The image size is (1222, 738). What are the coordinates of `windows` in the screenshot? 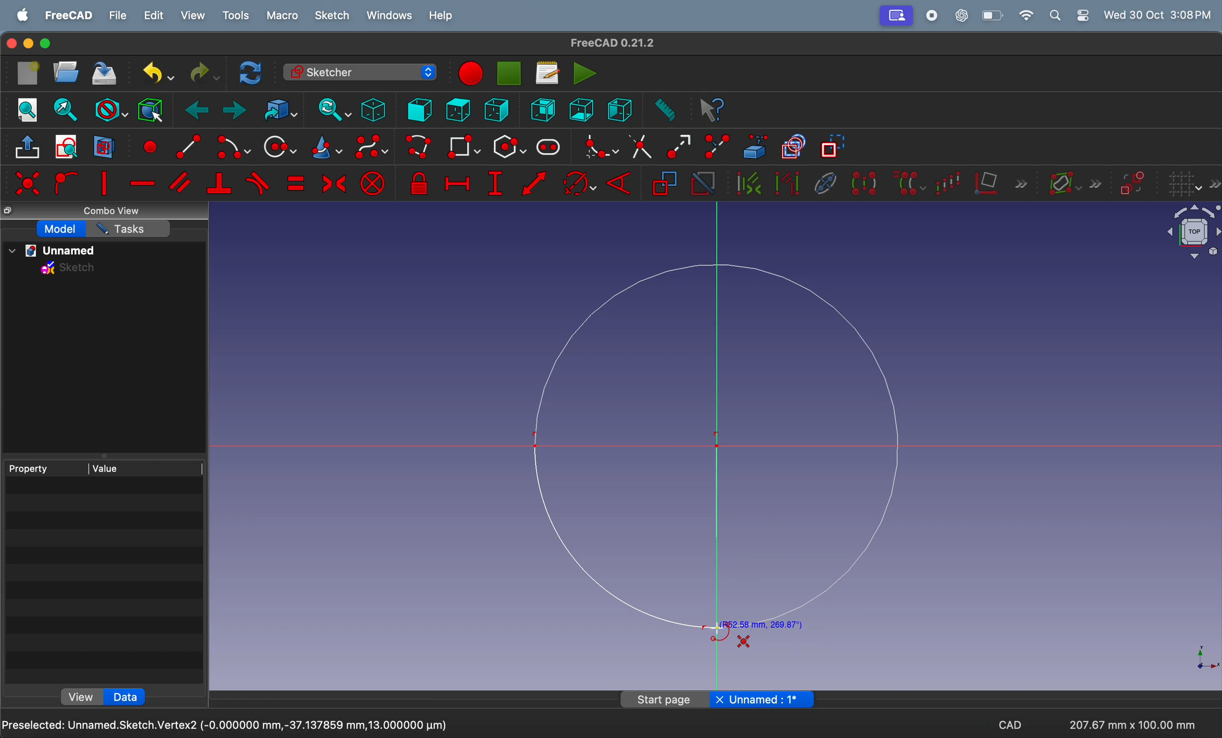 It's located at (390, 16).